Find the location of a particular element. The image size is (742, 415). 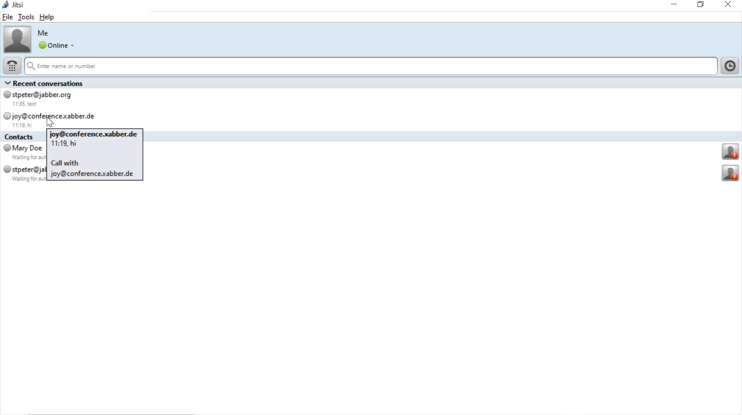

Me is located at coordinates (44, 33).